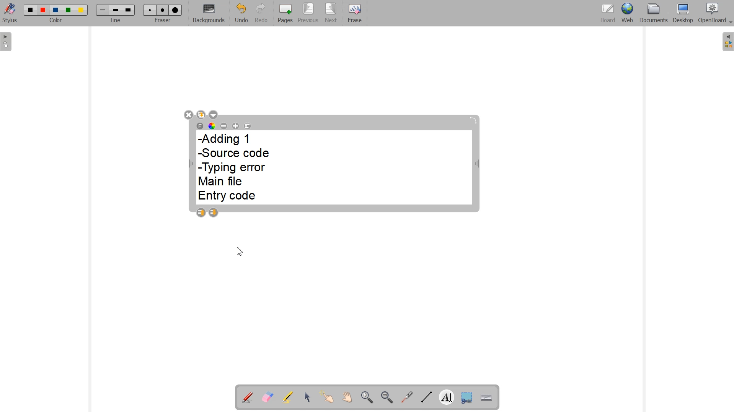  Describe the element at coordinates (163, 10) in the screenshot. I see `Medium eraser` at that location.